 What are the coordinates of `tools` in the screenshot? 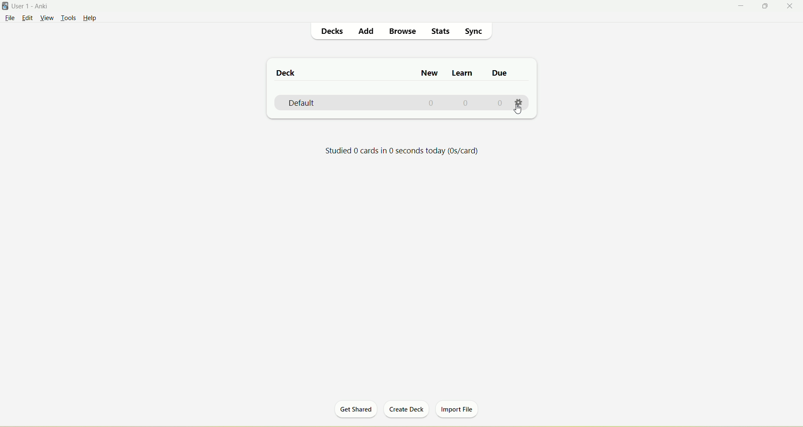 It's located at (69, 18).